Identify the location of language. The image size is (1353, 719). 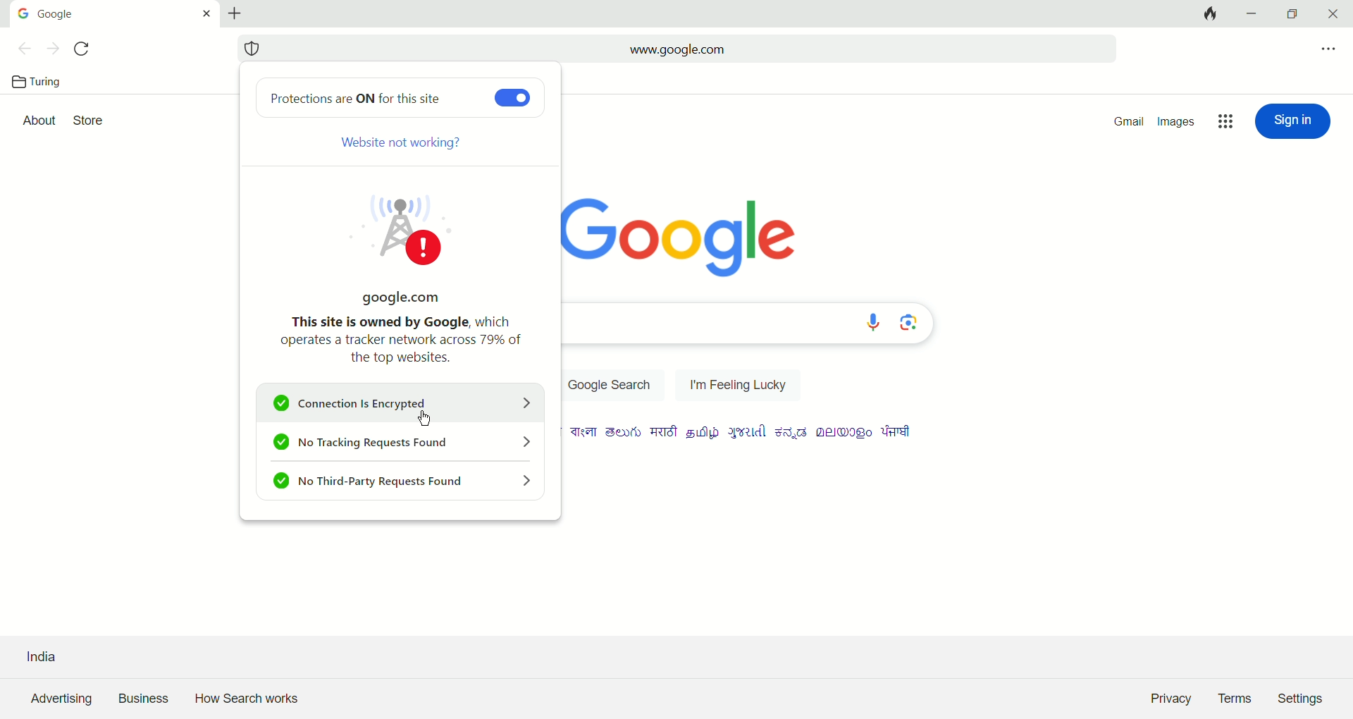
(897, 431).